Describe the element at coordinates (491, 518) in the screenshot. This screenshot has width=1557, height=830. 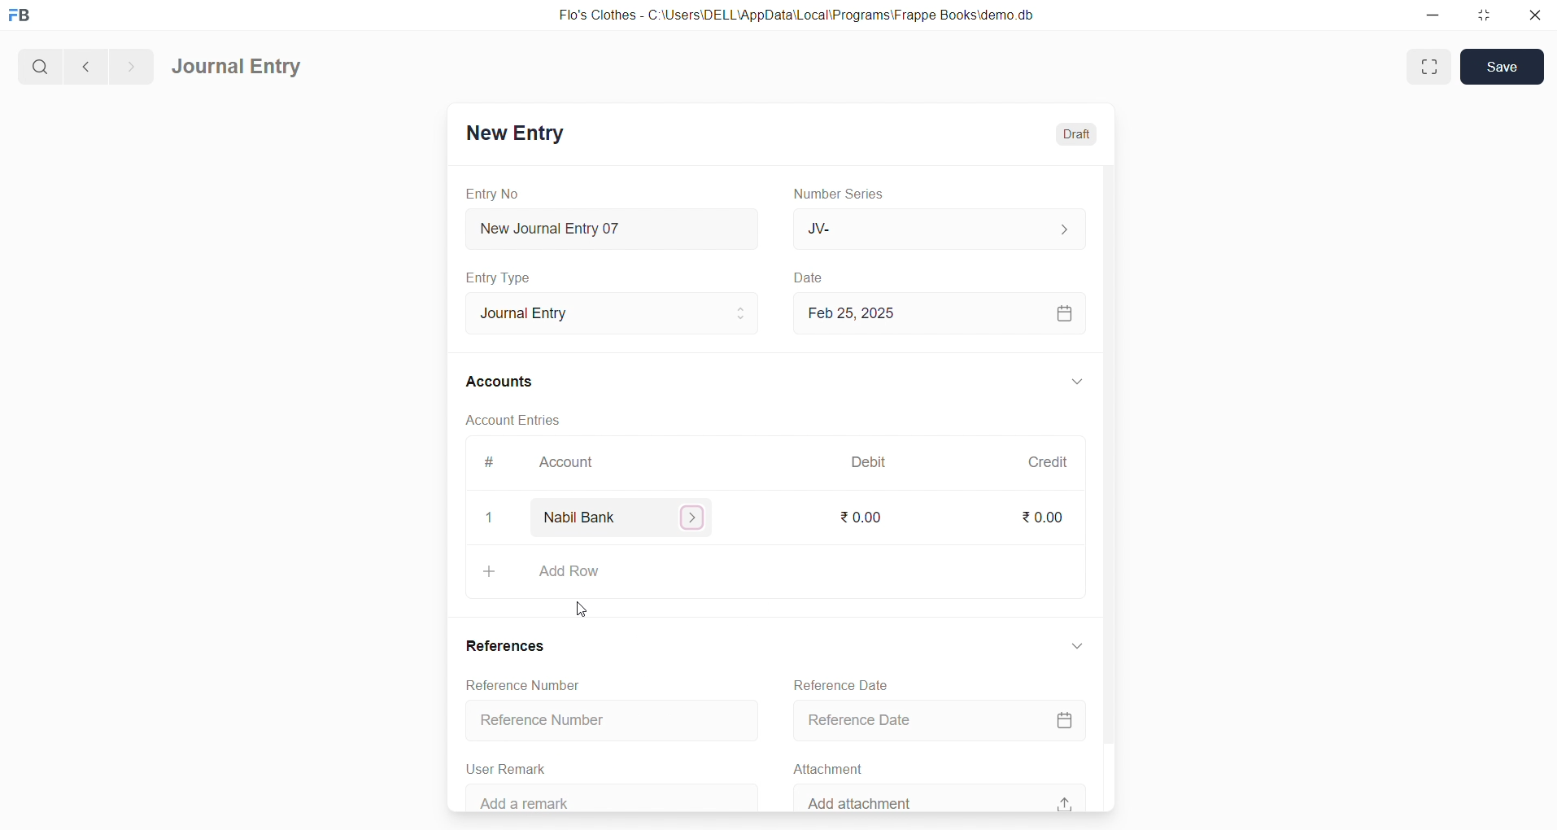
I see `closee` at that location.